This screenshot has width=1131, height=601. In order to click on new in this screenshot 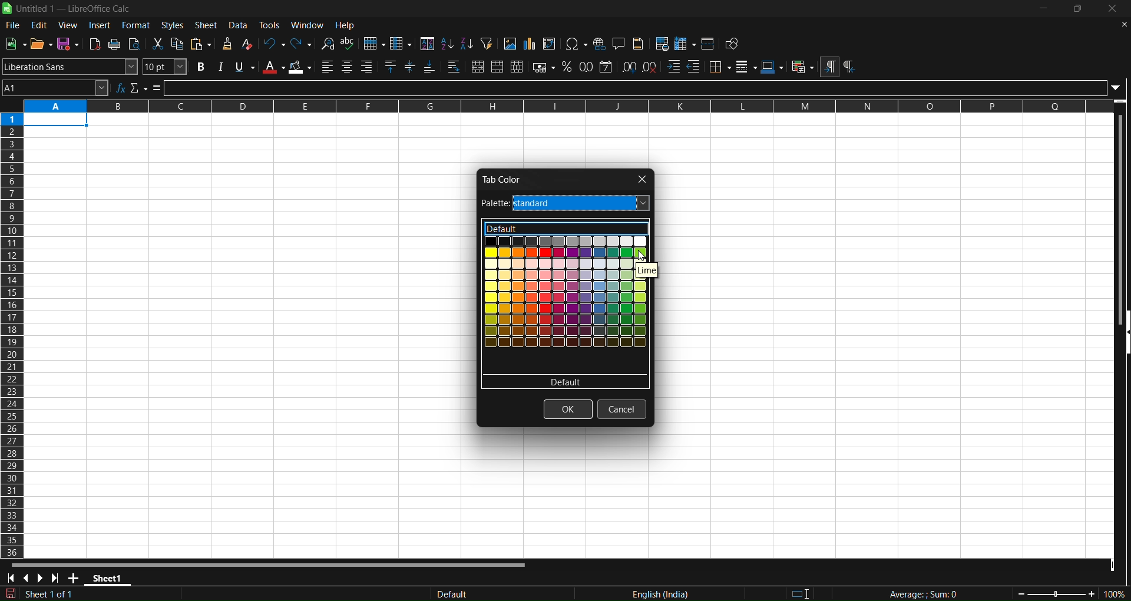, I will do `click(15, 43)`.